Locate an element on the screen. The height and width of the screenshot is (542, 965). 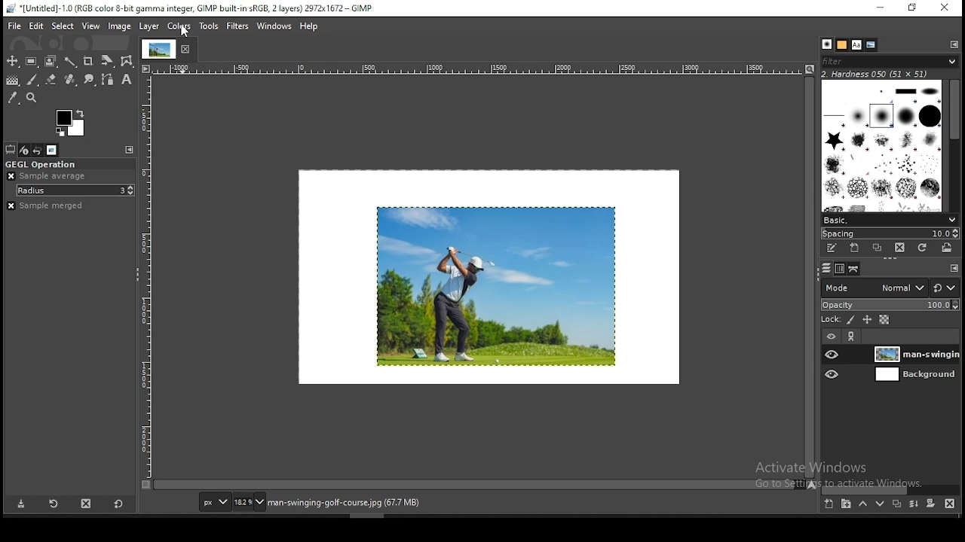
opacity is located at coordinates (893, 305).